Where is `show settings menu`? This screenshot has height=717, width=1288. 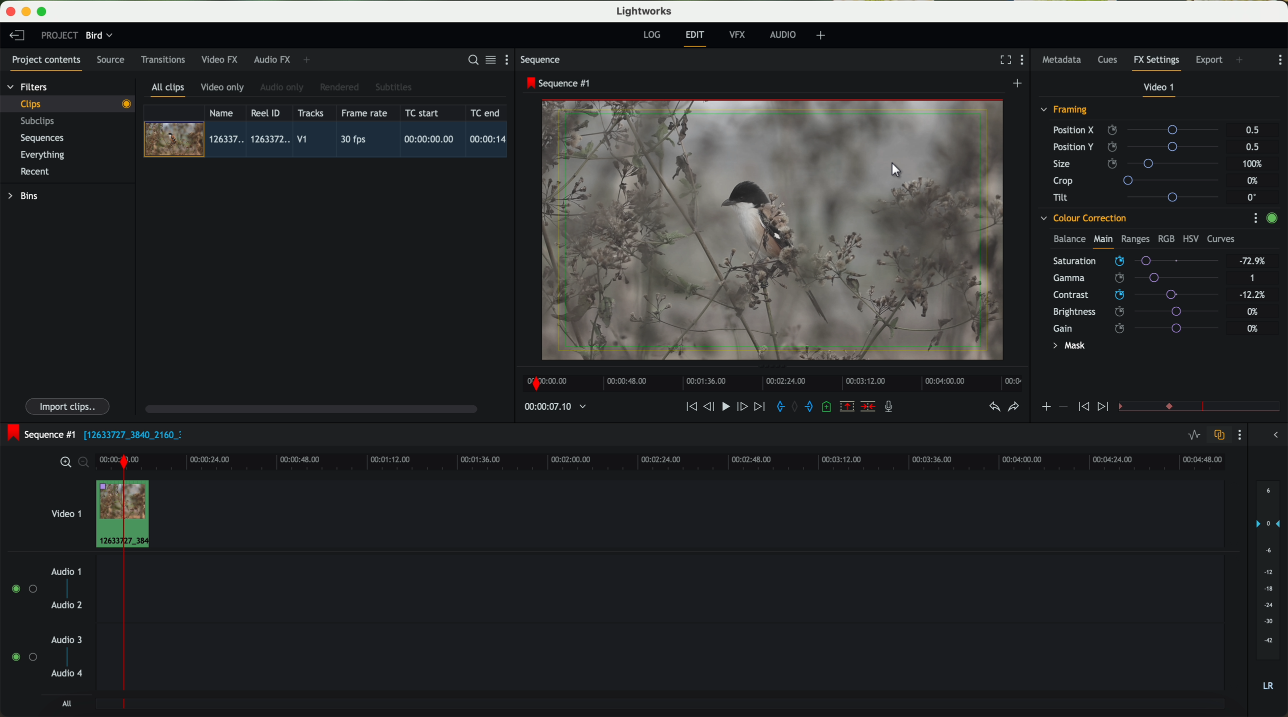
show settings menu is located at coordinates (1024, 61).